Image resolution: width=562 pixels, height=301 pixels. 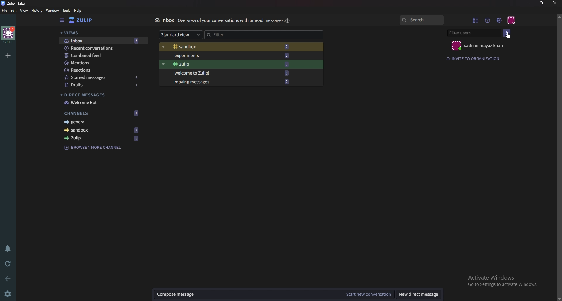 What do you see at coordinates (477, 58) in the screenshot?
I see `Invite to organization` at bounding box center [477, 58].